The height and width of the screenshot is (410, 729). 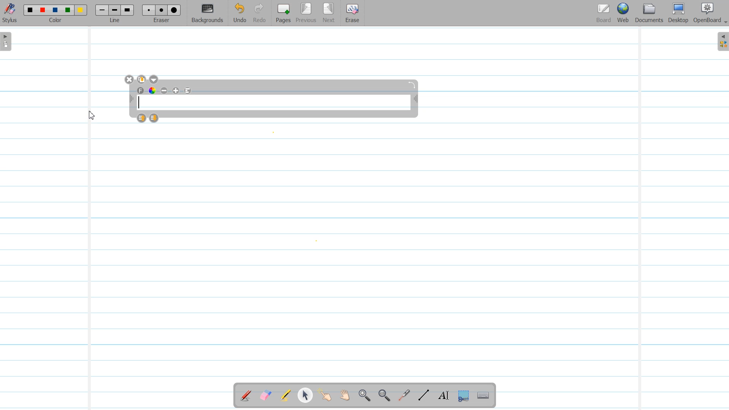 What do you see at coordinates (142, 118) in the screenshot?
I see `Layer up` at bounding box center [142, 118].